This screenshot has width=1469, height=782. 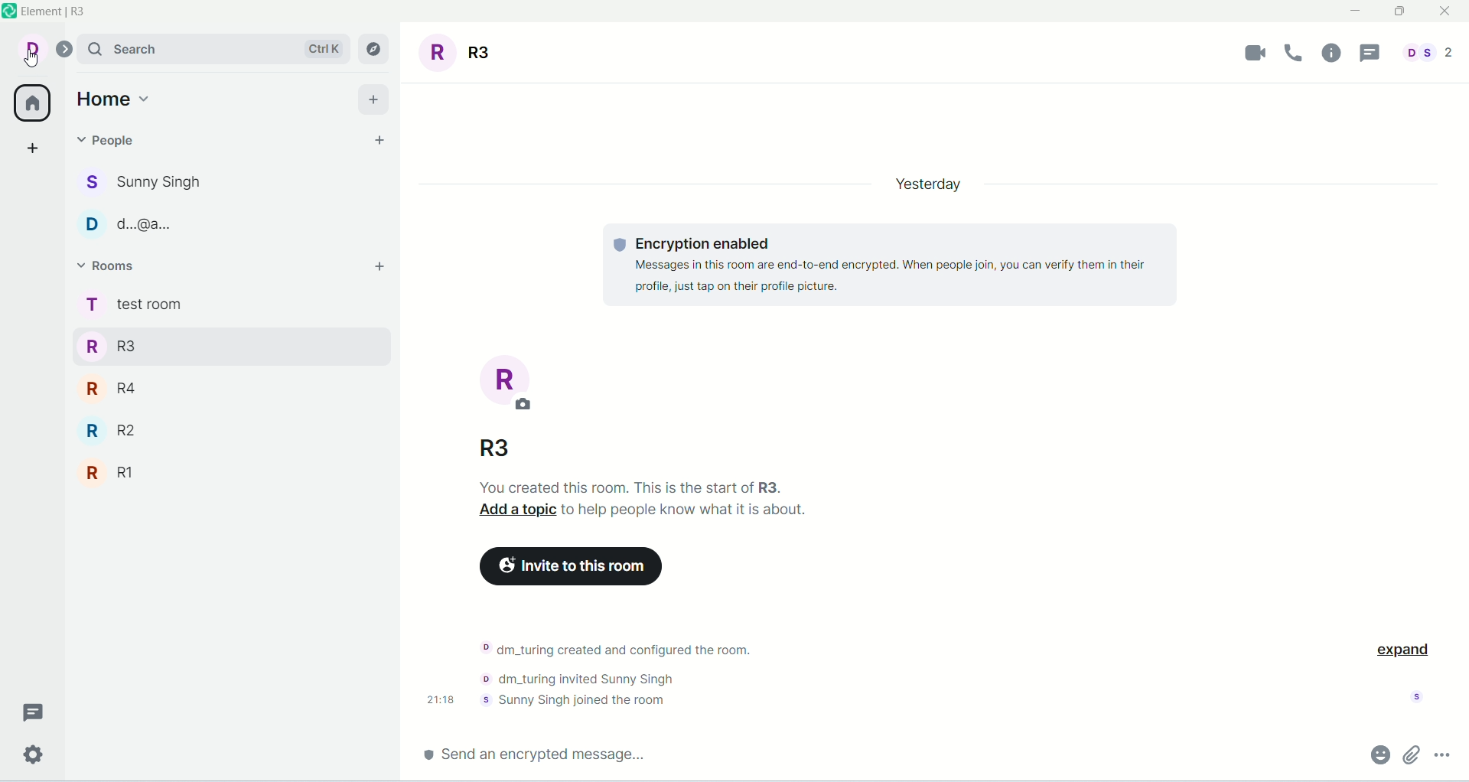 What do you see at coordinates (379, 141) in the screenshot?
I see `start chat` at bounding box center [379, 141].